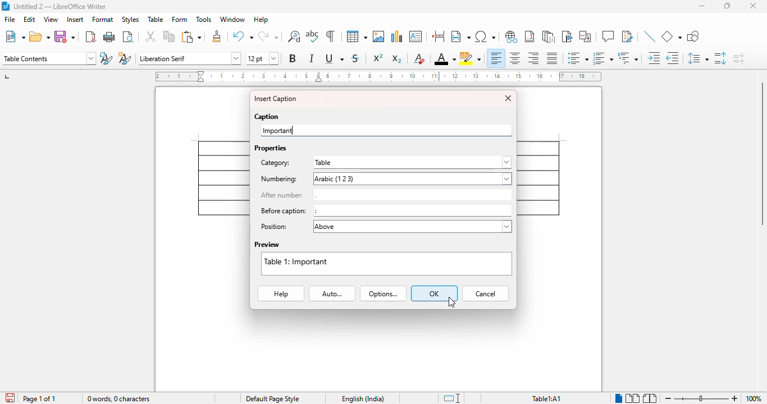 The height and width of the screenshot is (404, 767). I want to click on file, so click(10, 19).